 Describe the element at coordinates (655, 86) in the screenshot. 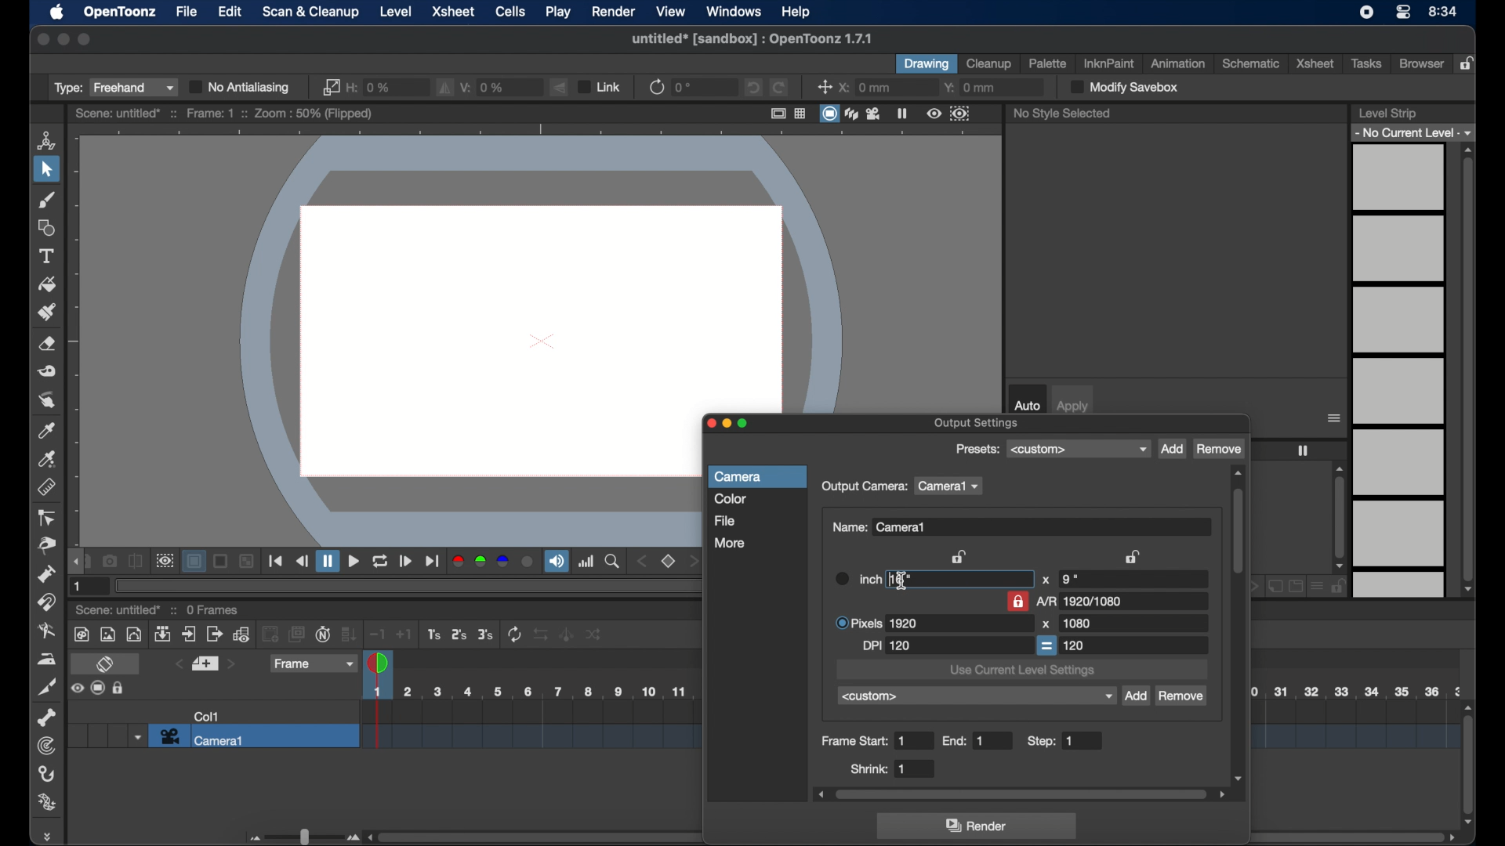

I see `refresh` at that location.